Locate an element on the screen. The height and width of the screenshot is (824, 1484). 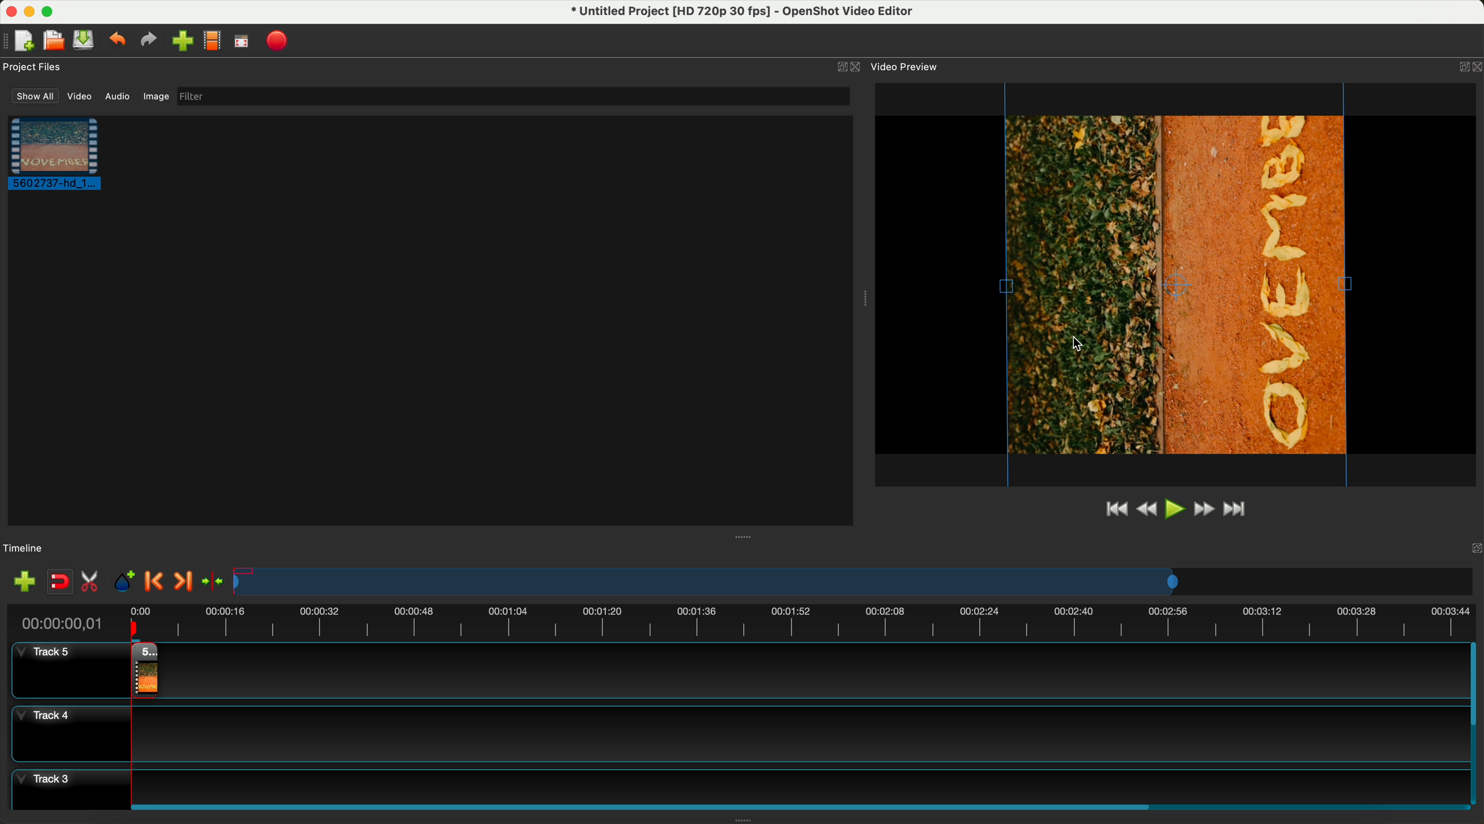
filter is located at coordinates (513, 97).